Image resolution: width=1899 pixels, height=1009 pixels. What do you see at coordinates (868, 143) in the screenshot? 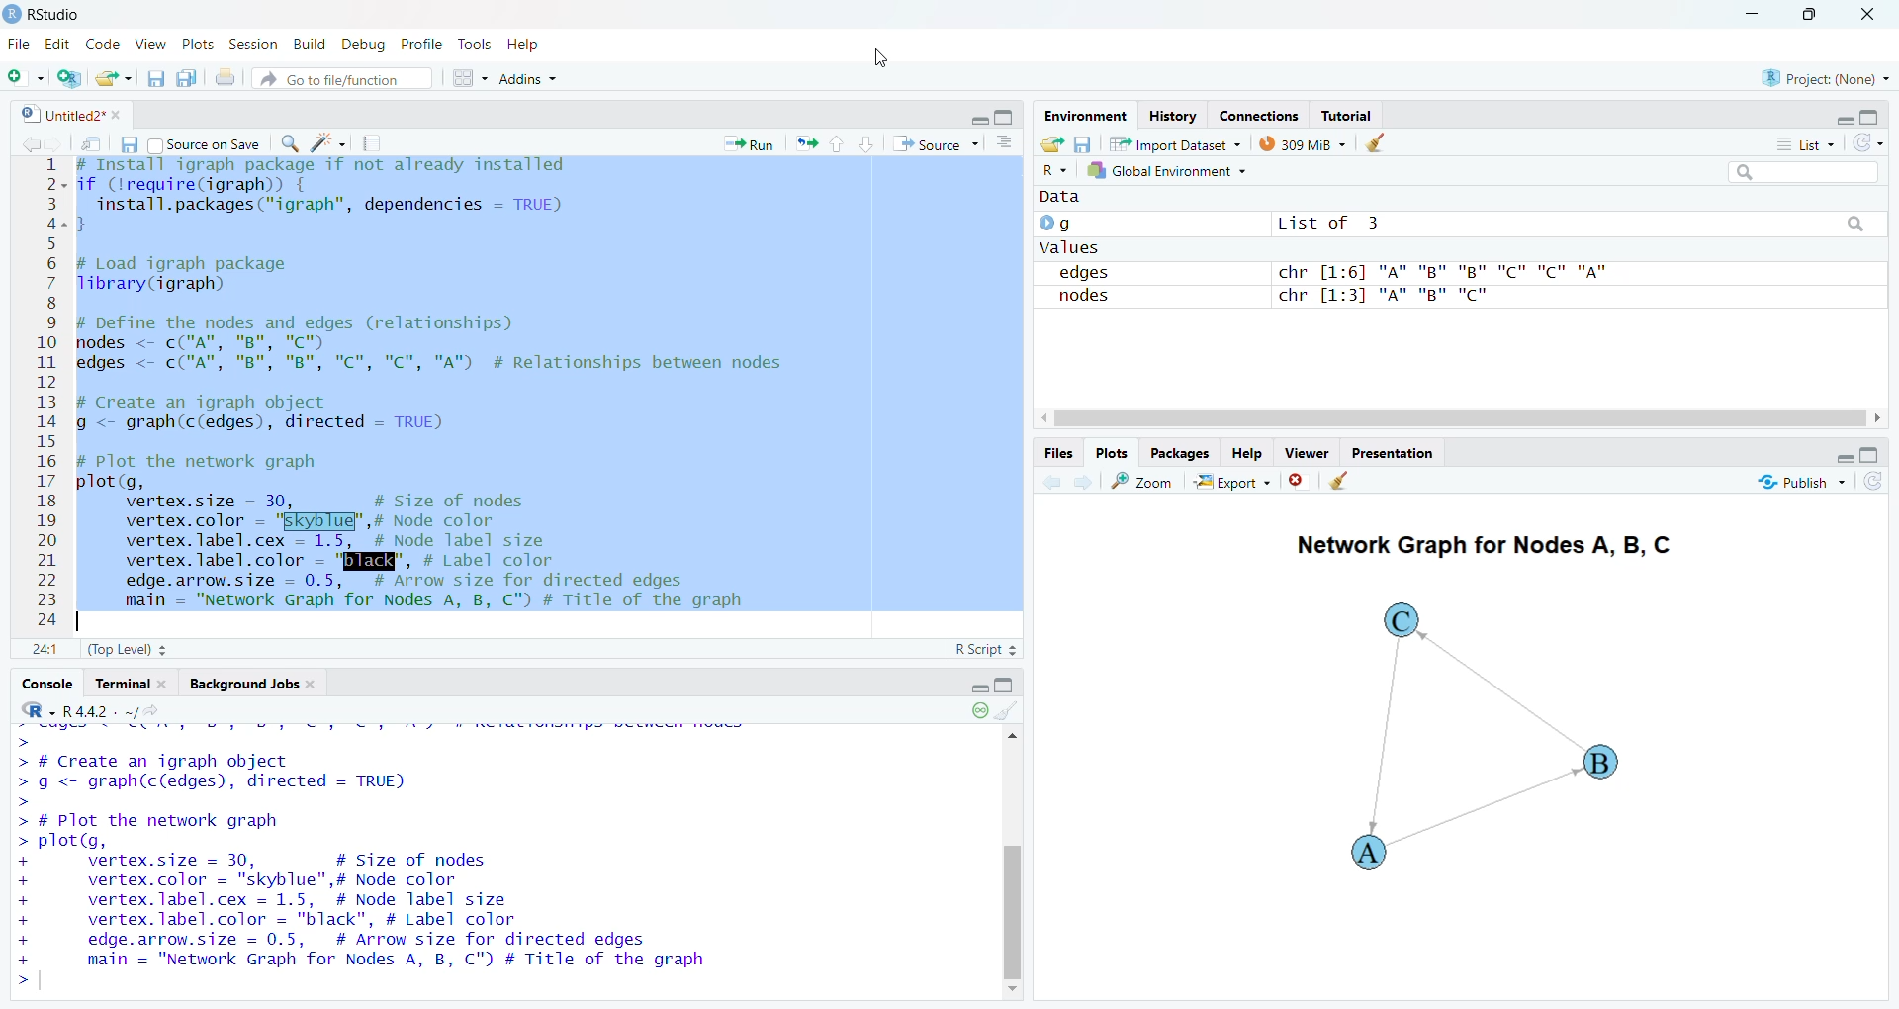
I see `downward` at bounding box center [868, 143].